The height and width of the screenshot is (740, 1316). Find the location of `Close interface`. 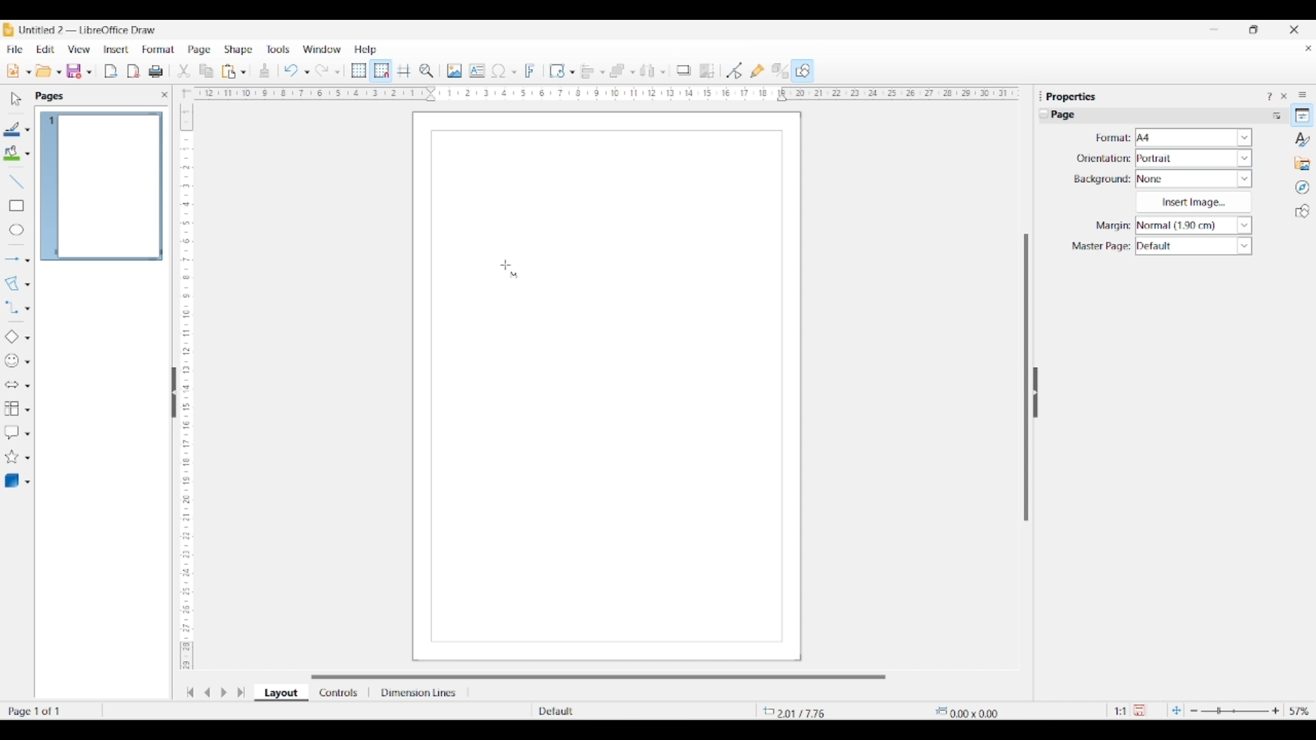

Close interface is located at coordinates (1294, 29).